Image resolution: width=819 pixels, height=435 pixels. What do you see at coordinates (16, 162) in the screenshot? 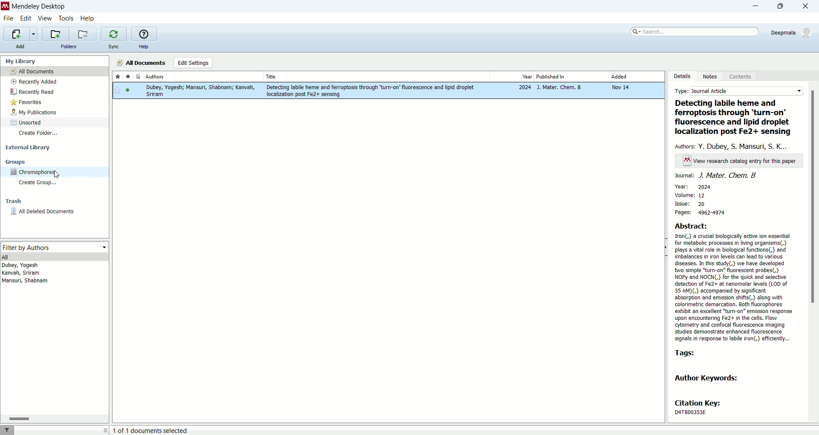
I see `groups` at bounding box center [16, 162].